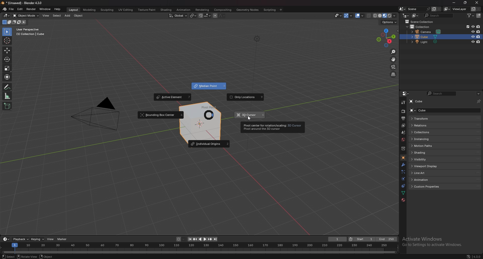 This screenshot has height=259, width=483. What do you see at coordinates (419, 9) in the screenshot?
I see `scene` at bounding box center [419, 9].